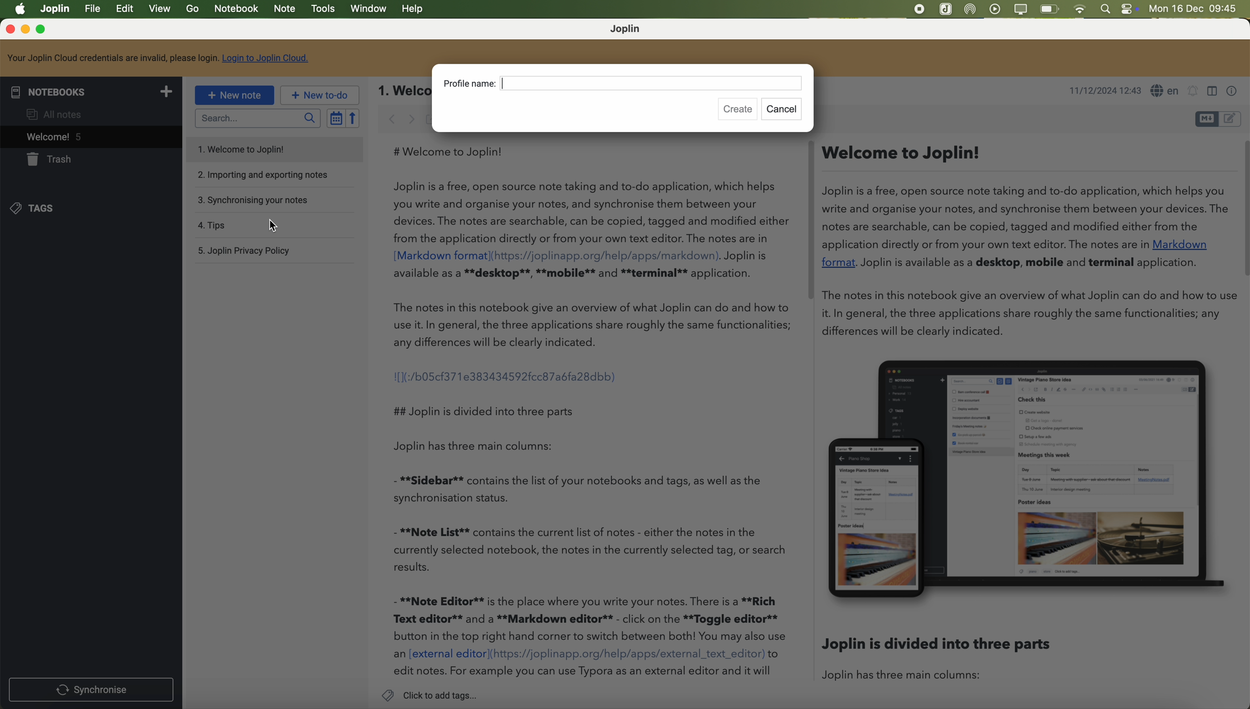 The width and height of the screenshot is (1250, 709). Describe the element at coordinates (592, 550) in the screenshot. I see `- **Note List** contains the current list of notes - either the notes in the
currently selected notebook, the notes in the currently selected tag, or search
results.` at that location.